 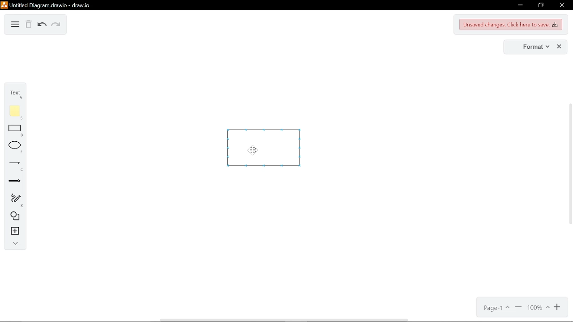 What do you see at coordinates (16, 231) in the screenshot?
I see `insert` at bounding box center [16, 231].